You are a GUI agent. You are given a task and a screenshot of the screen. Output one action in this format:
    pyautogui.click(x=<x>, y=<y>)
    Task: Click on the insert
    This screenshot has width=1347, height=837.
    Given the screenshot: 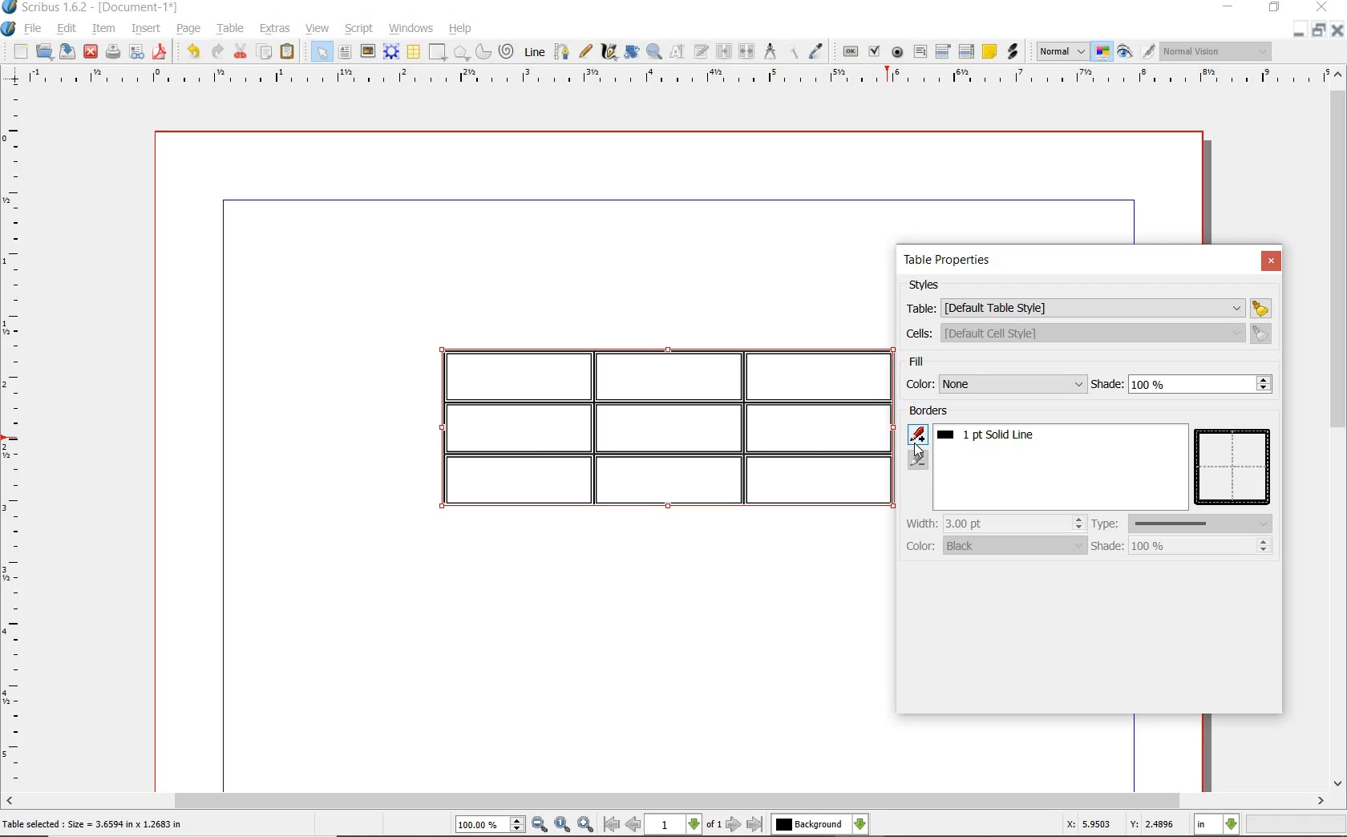 What is the action you would take?
    pyautogui.click(x=149, y=27)
    